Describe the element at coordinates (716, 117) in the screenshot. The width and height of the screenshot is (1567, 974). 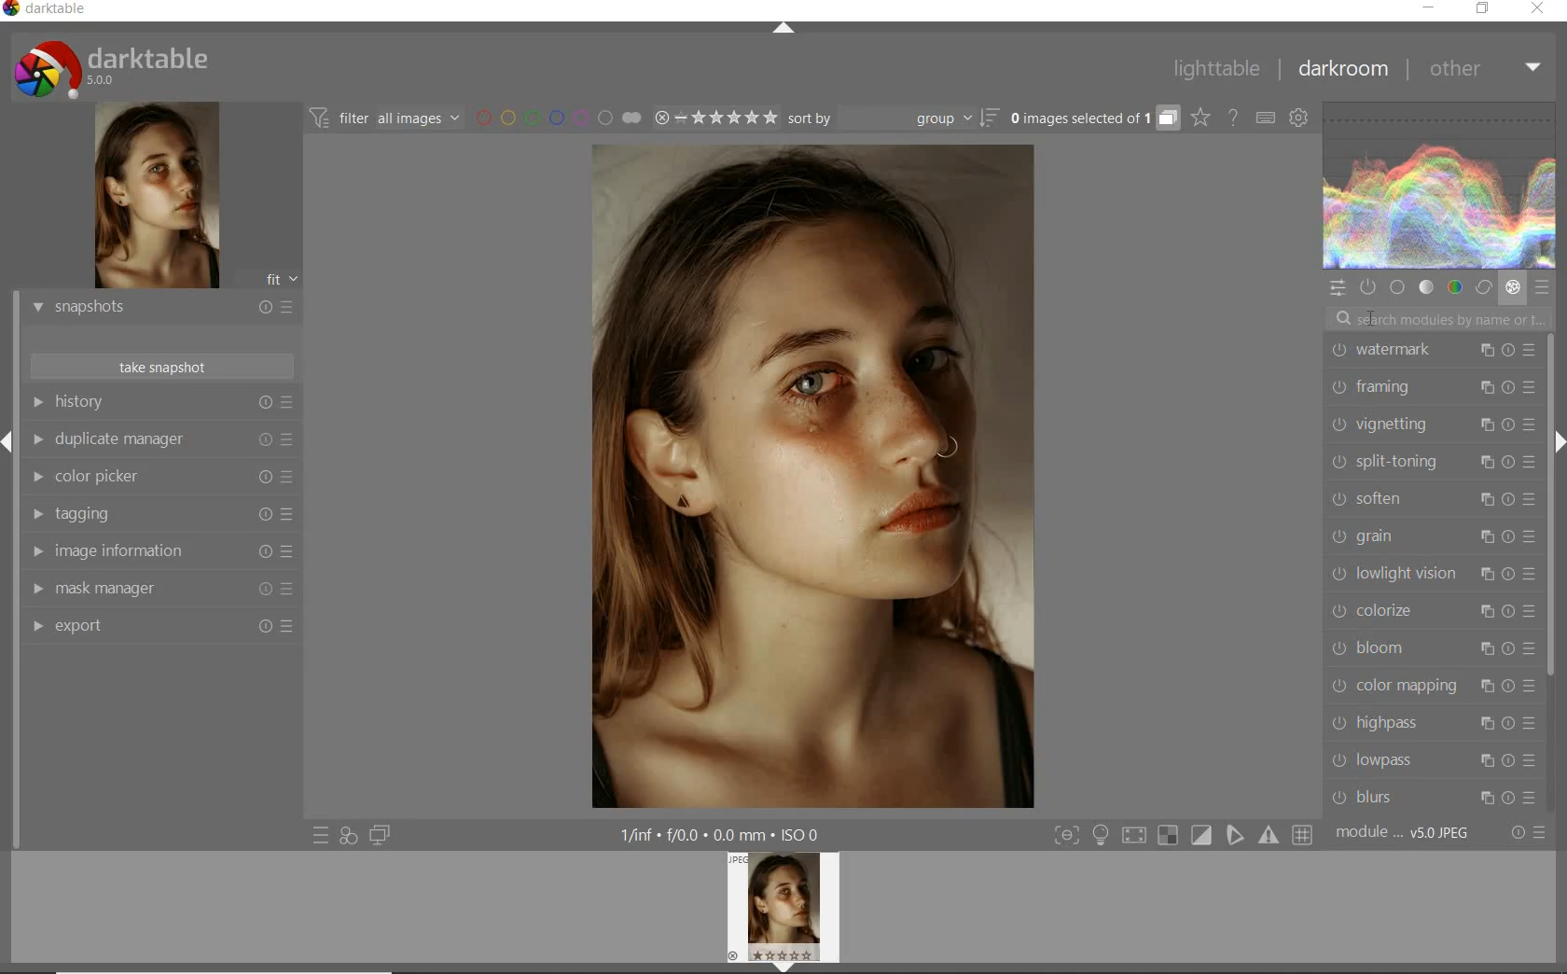
I see `range rating of selected images` at that location.